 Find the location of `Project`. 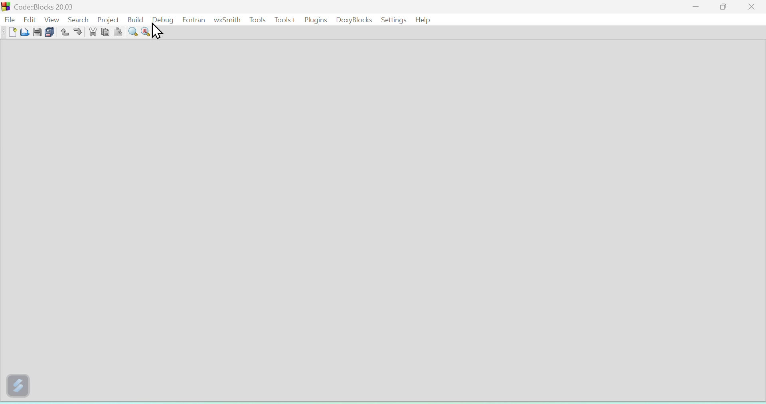

Project is located at coordinates (106, 18).